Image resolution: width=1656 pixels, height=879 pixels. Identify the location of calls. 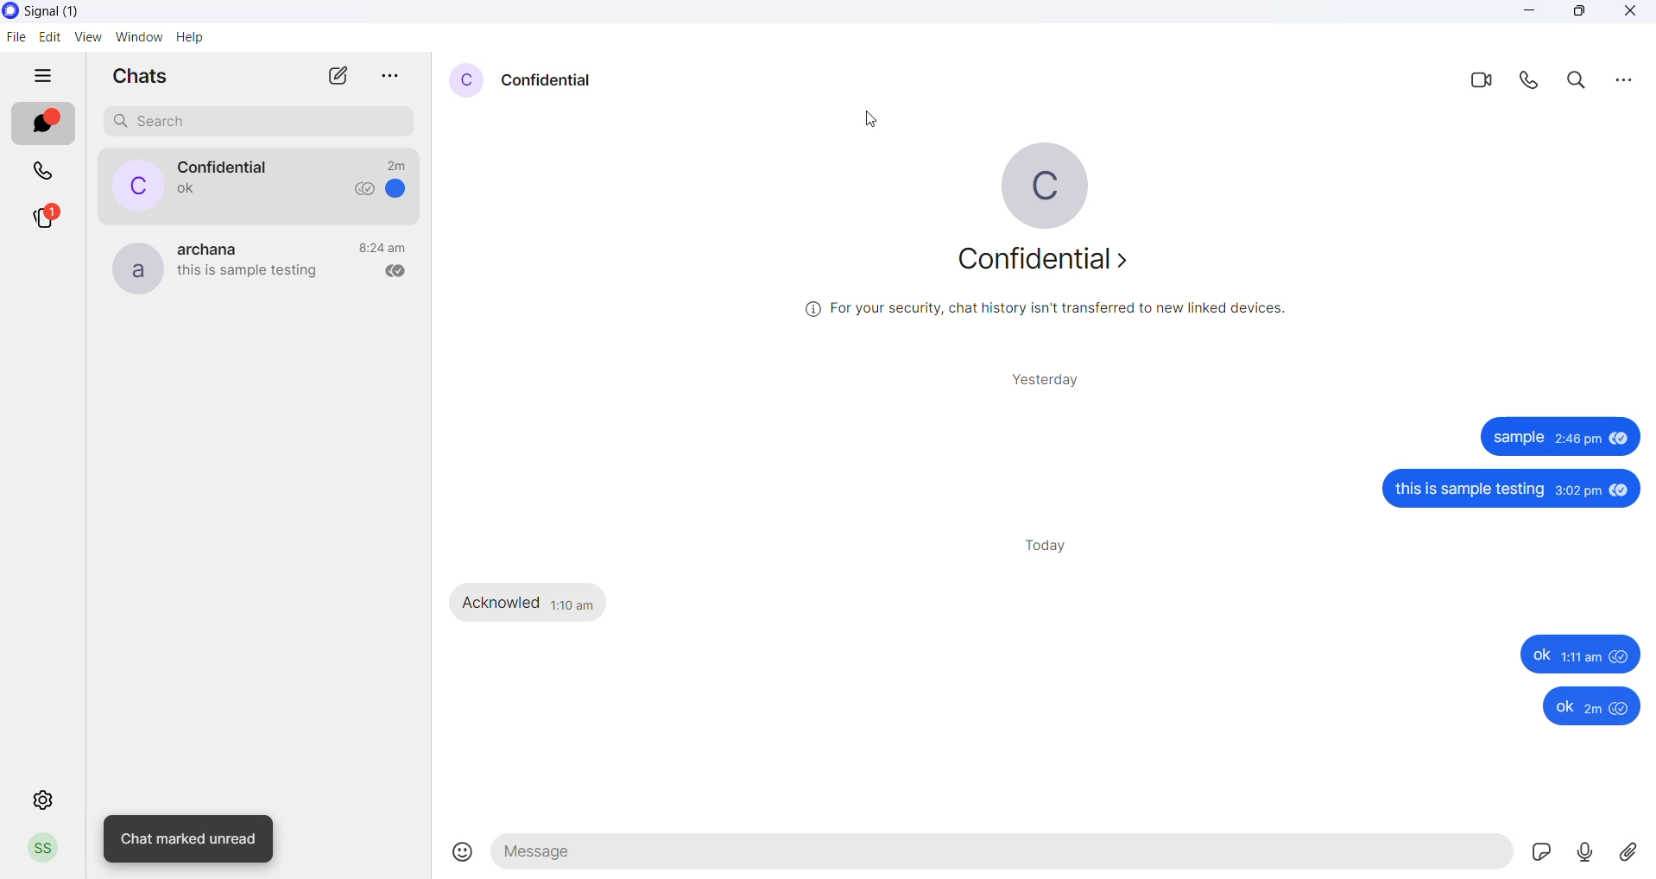
(44, 169).